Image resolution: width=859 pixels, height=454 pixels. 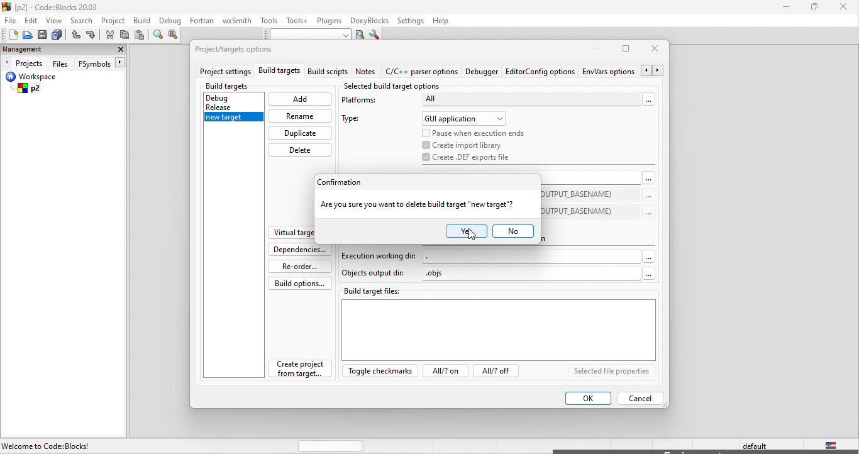 What do you see at coordinates (375, 274) in the screenshot?
I see `objects output dir` at bounding box center [375, 274].